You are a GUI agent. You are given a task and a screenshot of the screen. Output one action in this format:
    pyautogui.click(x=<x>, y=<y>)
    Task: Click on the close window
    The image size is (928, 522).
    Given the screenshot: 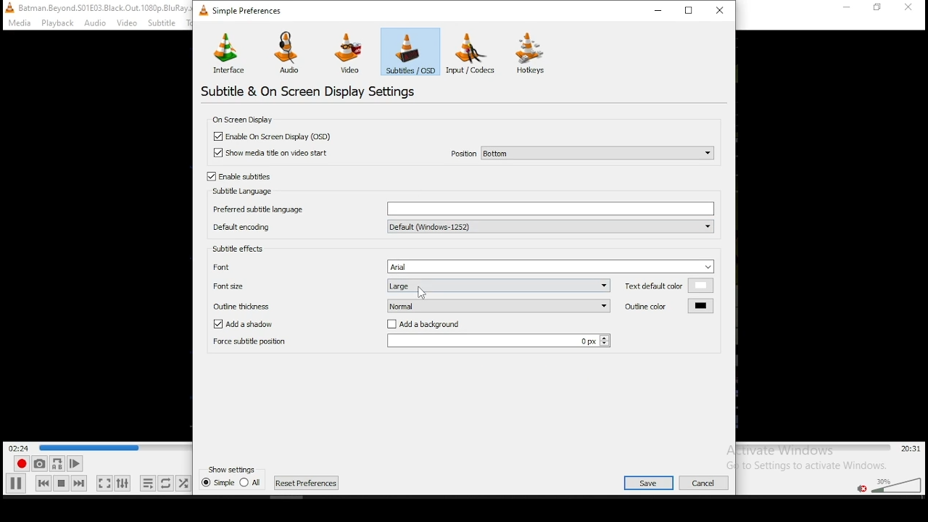 What is the action you would take?
    pyautogui.click(x=910, y=9)
    